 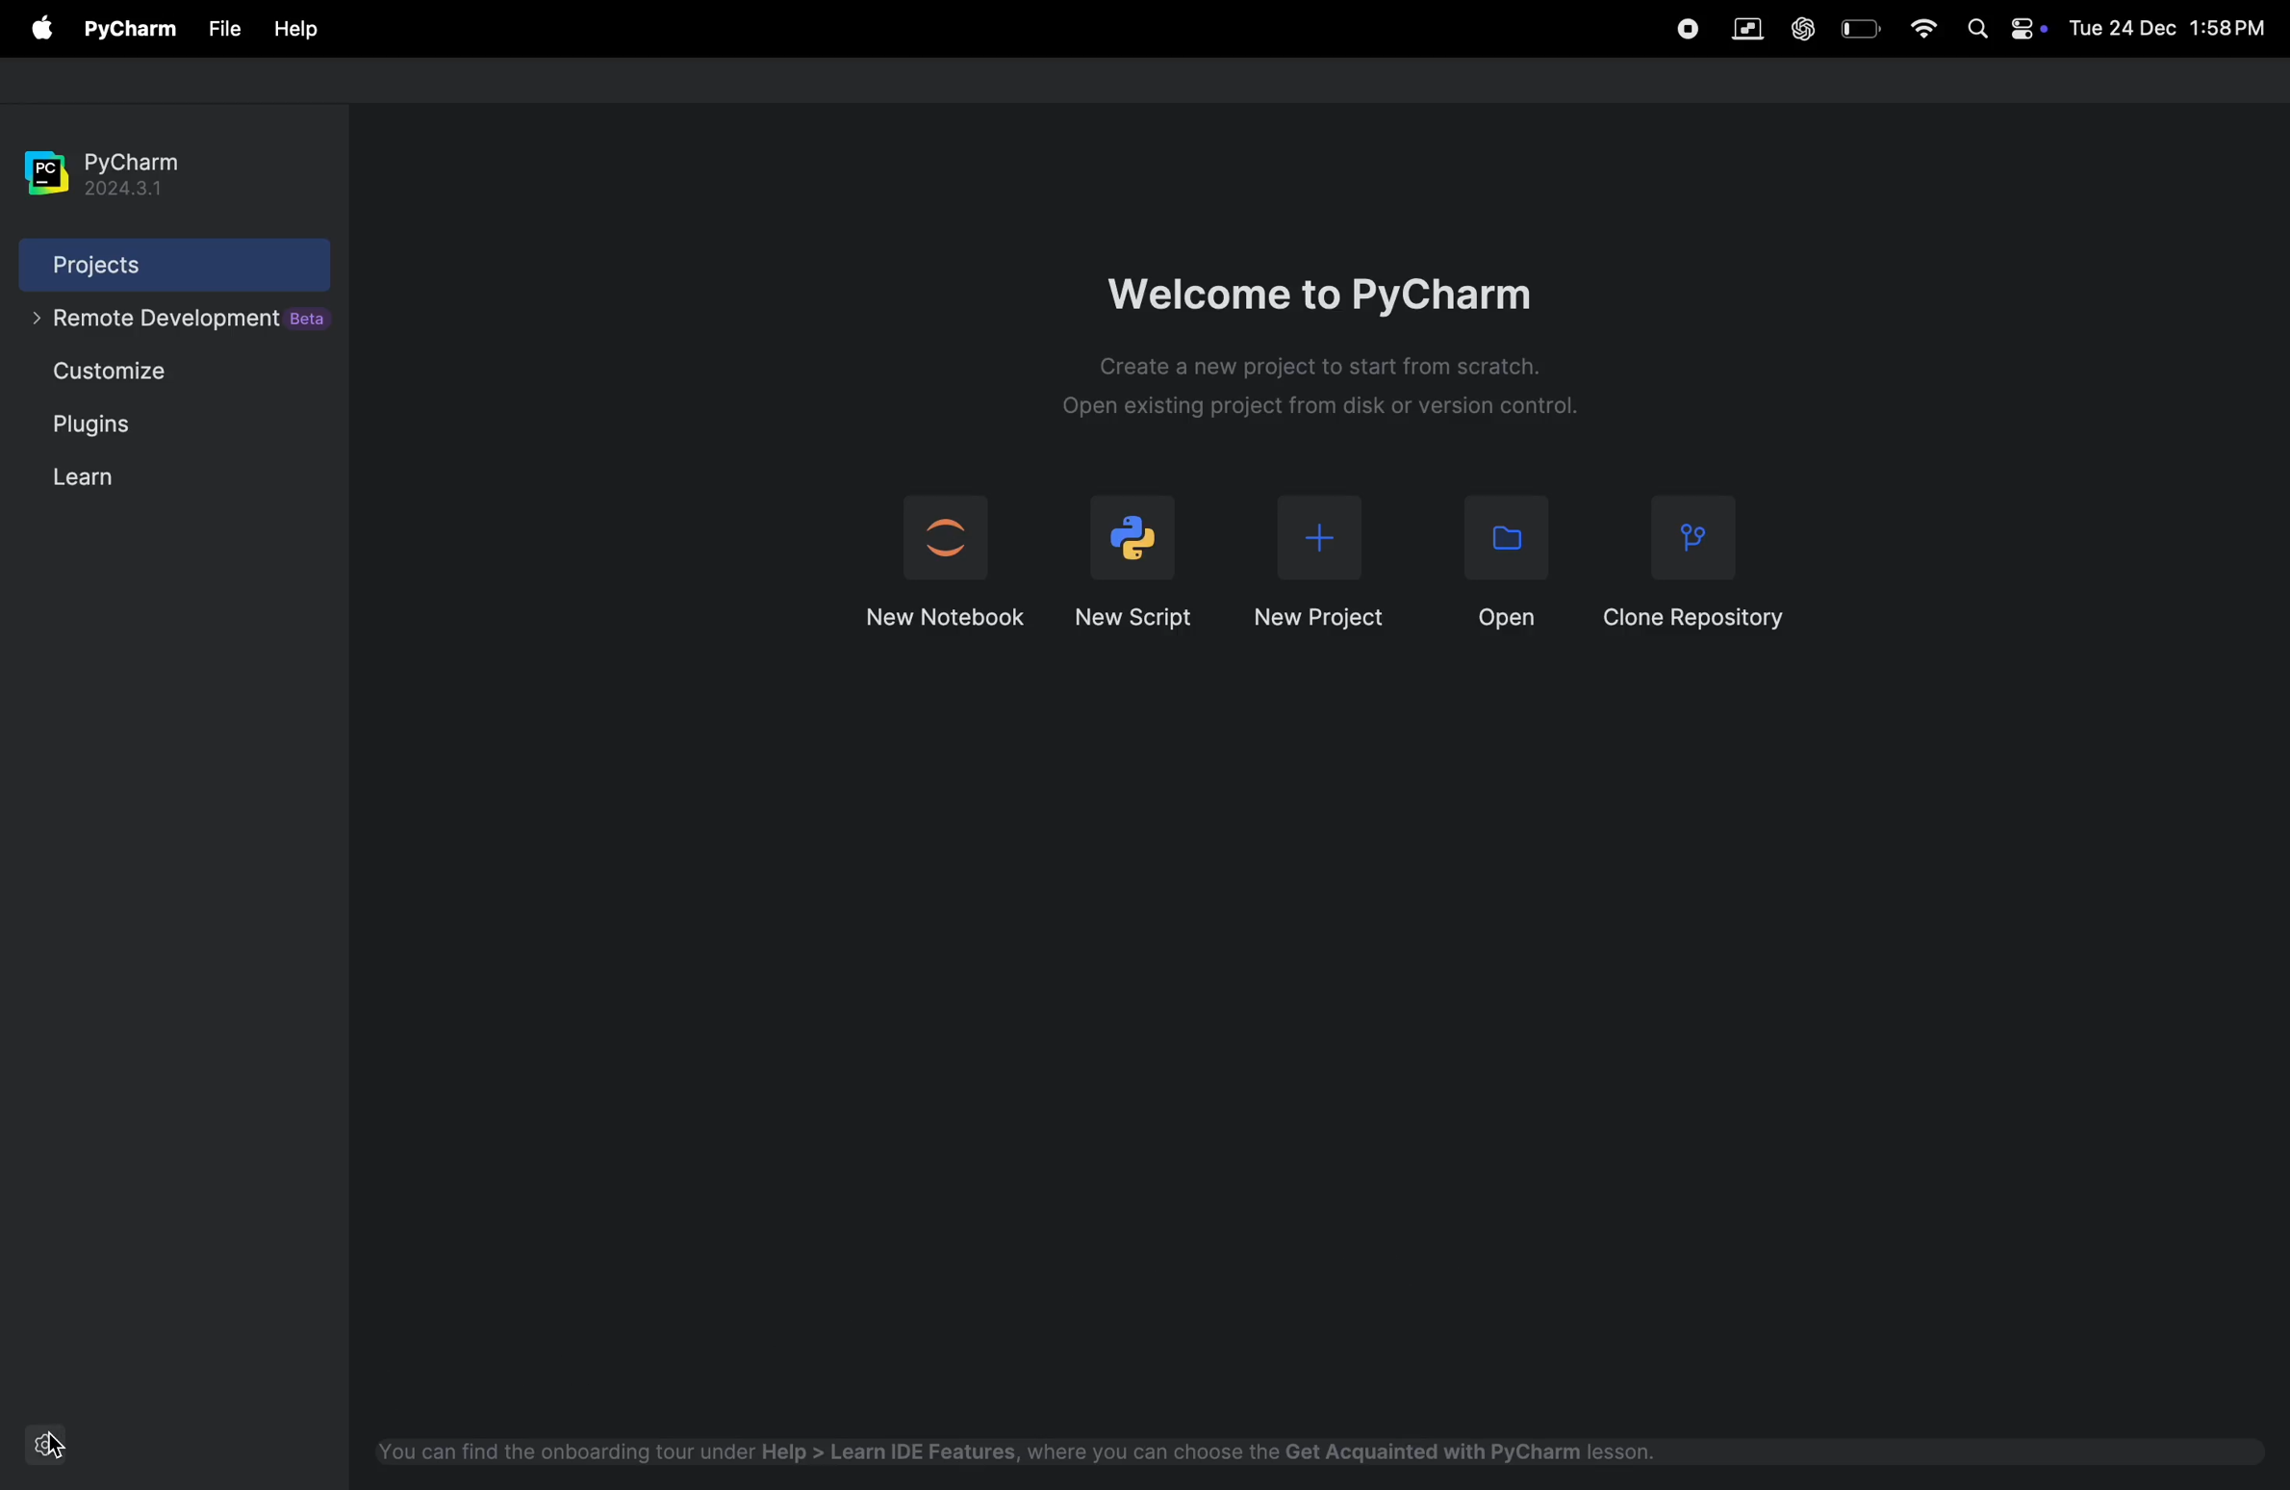 What do you see at coordinates (1752, 29) in the screenshot?
I see `parallel space` at bounding box center [1752, 29].